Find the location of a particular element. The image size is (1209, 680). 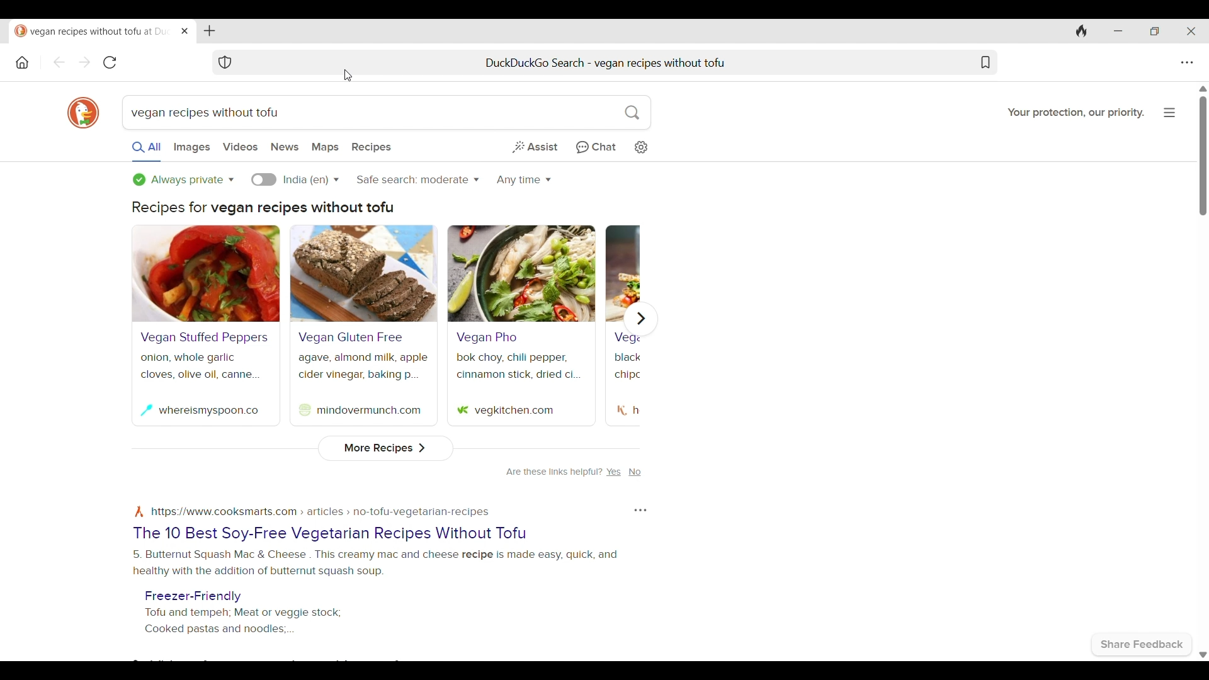

Article banner is located at coordinates (206, 273).